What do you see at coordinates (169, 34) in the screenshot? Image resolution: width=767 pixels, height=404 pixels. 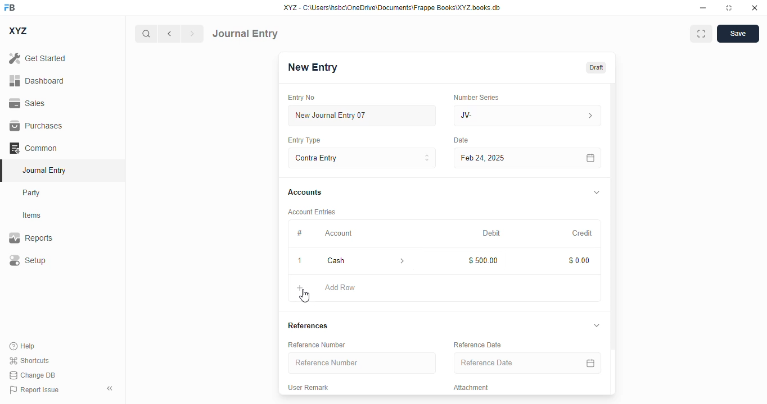 I see `previous` at bounding box center [169, 34].